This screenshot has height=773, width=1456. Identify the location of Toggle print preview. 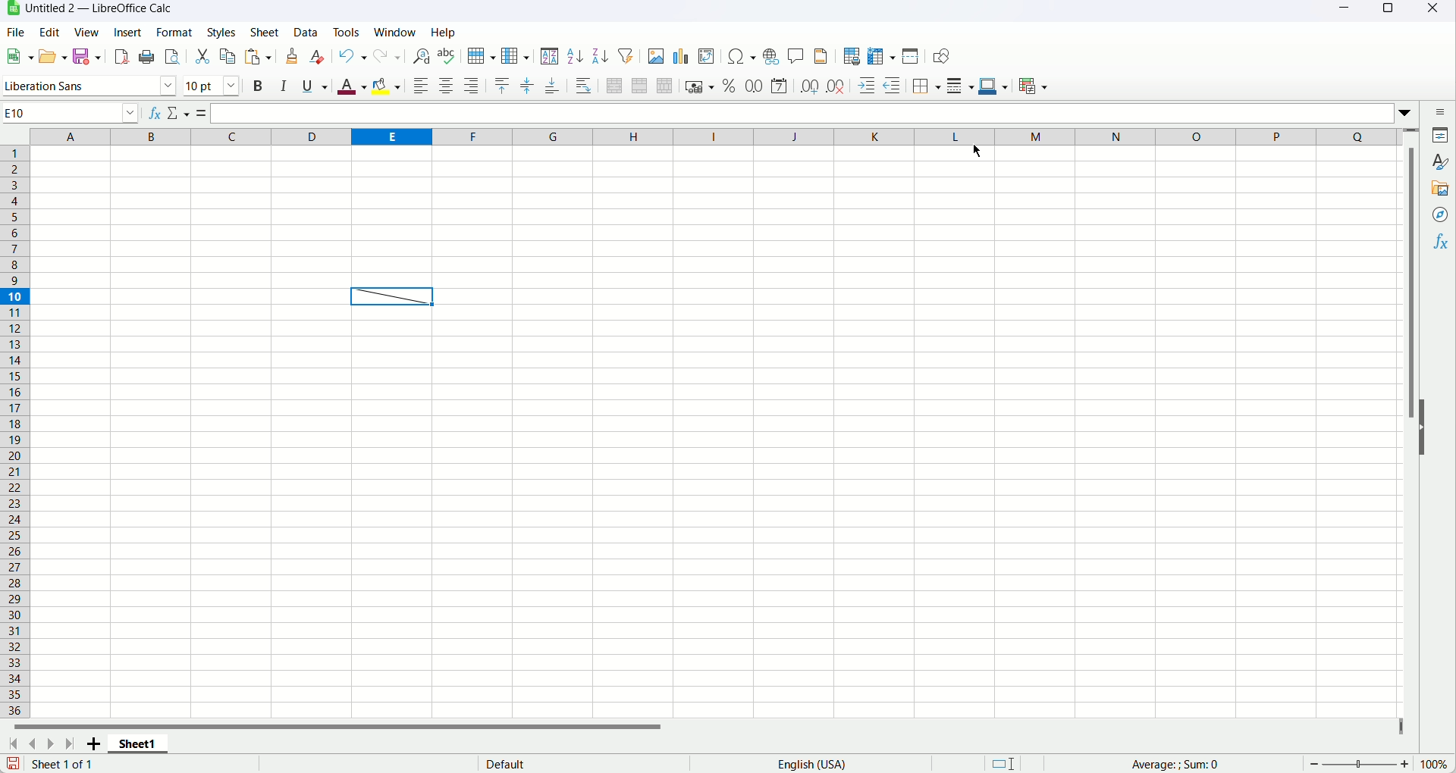
(172, 56).